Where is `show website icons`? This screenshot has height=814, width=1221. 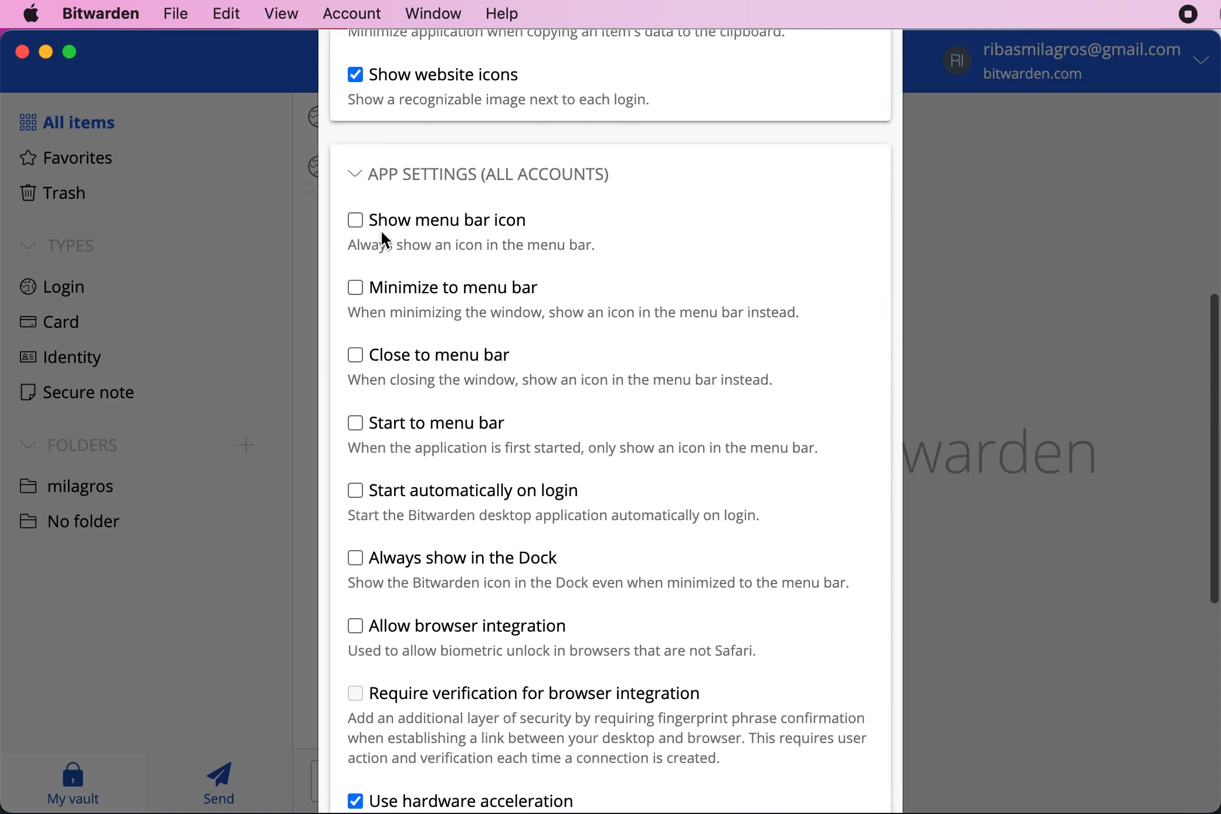
show website icons is located at coordinates (502, 88).